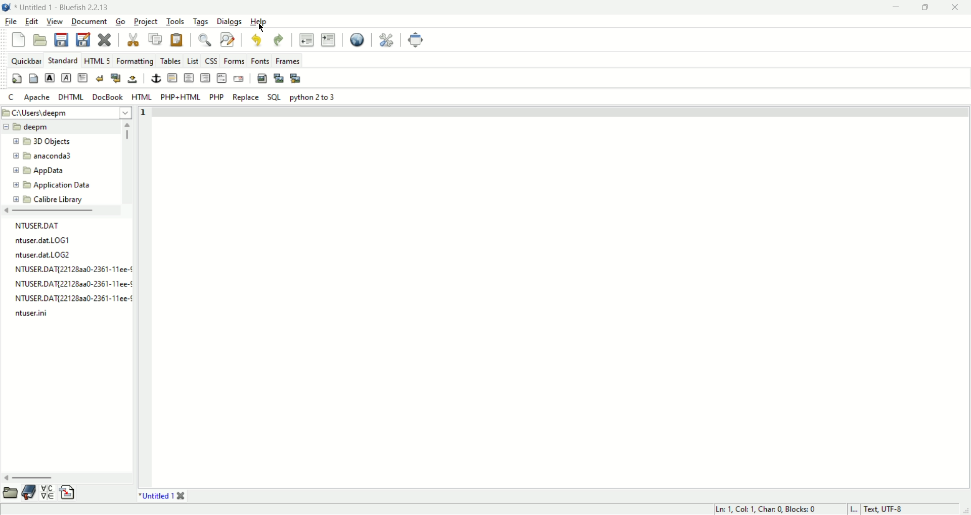  Describe the element at coordinates (899, 8) in the screenshot. I see `minimize` at that location.